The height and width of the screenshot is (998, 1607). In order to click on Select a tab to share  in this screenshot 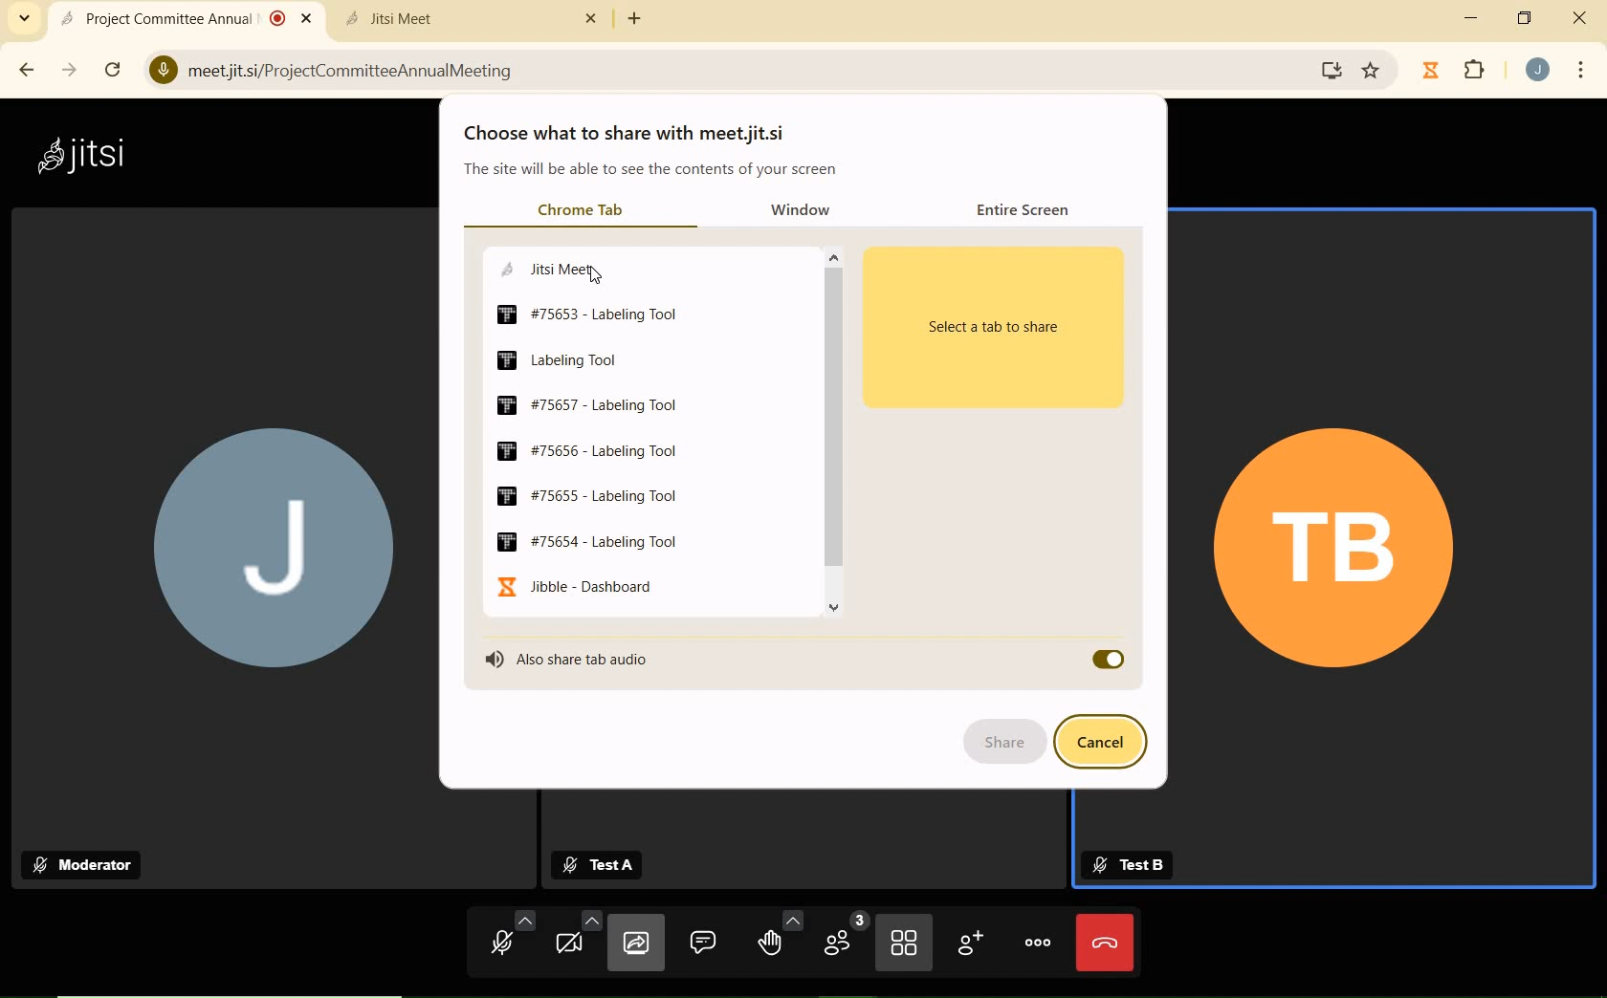, I will do `click(998, 331)`.